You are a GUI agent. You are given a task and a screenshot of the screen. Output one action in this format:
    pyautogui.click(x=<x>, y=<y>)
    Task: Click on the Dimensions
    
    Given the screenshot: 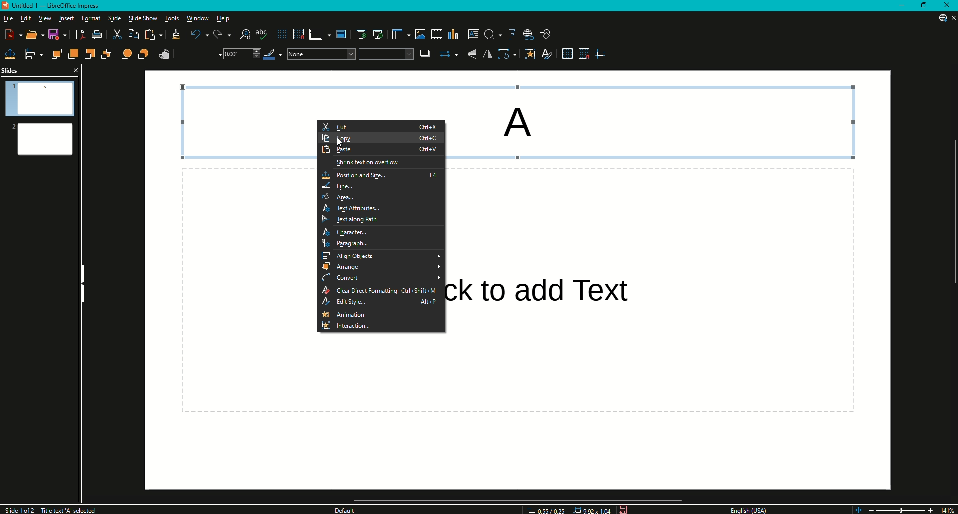 What is the action you would take?
    pyautogui.click(x=568, y=510)
    